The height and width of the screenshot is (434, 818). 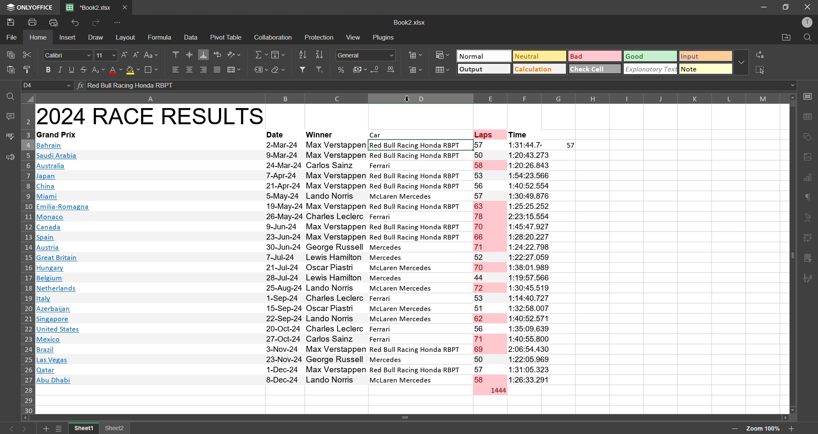 What do you see at coordinates (302, 69) in the screenshot?
I see `filter` at bounding box center [302, 69].